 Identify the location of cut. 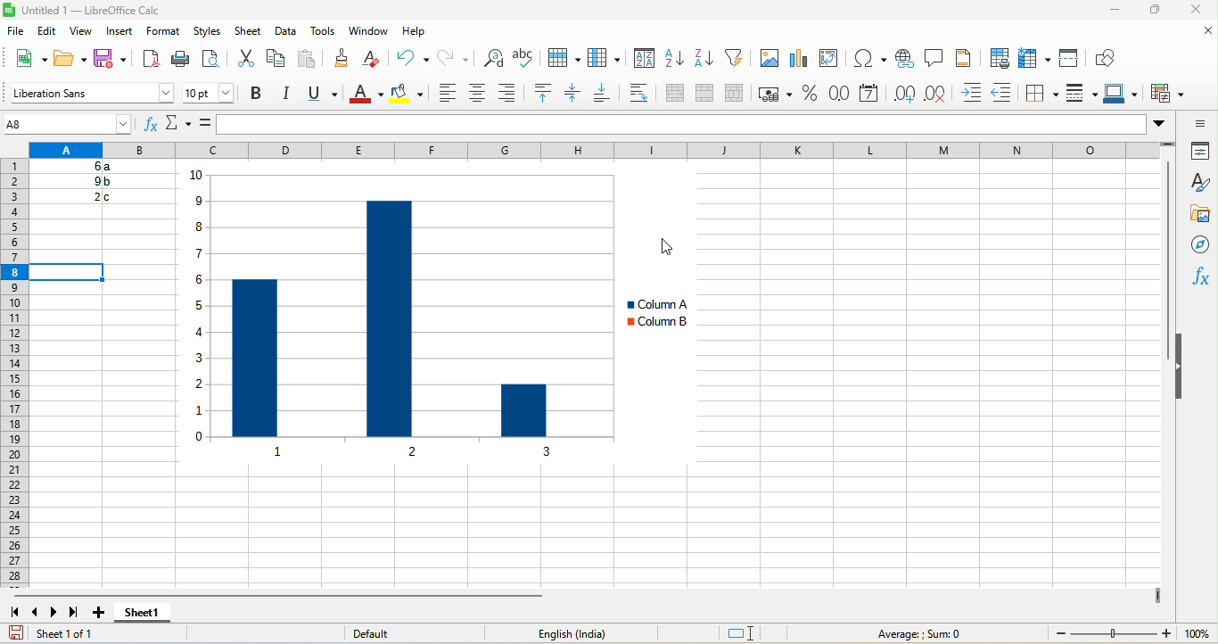
(244, 60).